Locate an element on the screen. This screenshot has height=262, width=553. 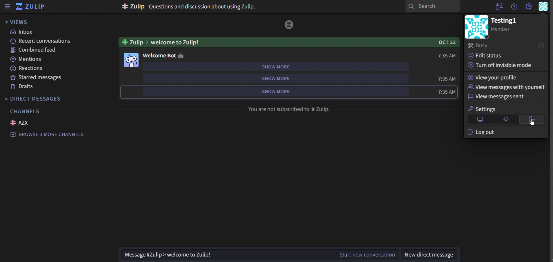
light theme is located at coordinates (507, 119).